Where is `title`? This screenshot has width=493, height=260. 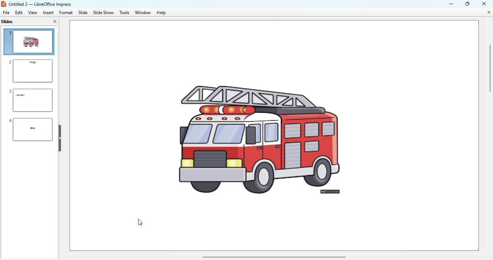
title is located at coordinates (40, 4).